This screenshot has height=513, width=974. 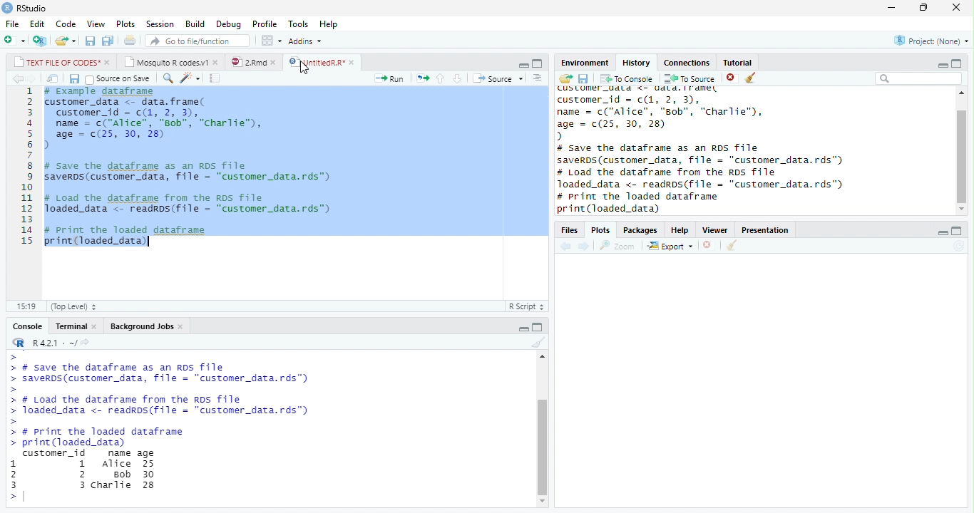 I want to click on To Source, so click(x=689, y=78).